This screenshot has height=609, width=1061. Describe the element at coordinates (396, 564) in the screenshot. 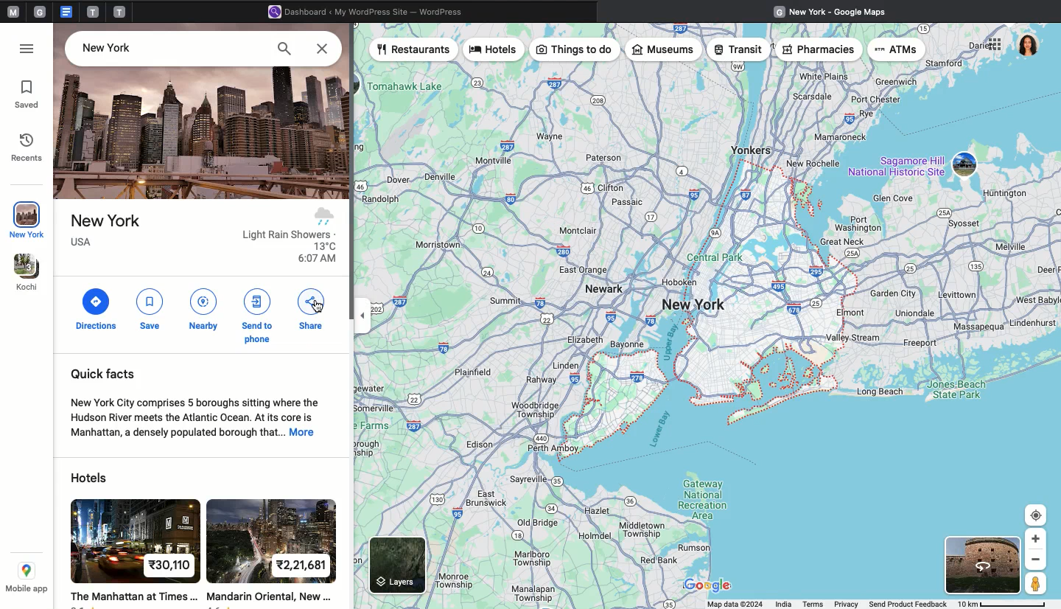

I see `Layers` at that location.